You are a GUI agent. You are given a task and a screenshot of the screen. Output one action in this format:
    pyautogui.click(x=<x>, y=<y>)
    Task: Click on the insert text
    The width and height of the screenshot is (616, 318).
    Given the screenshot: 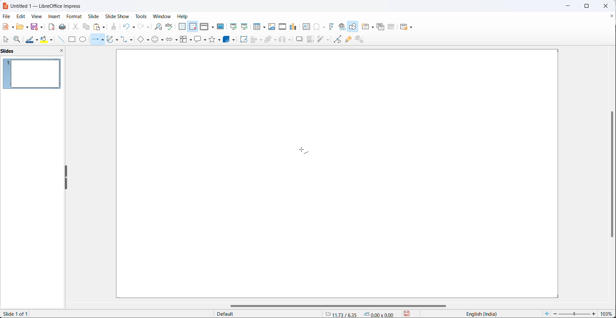 What is the action you would take?
    pyautogui.click(x=305, y=26)
    